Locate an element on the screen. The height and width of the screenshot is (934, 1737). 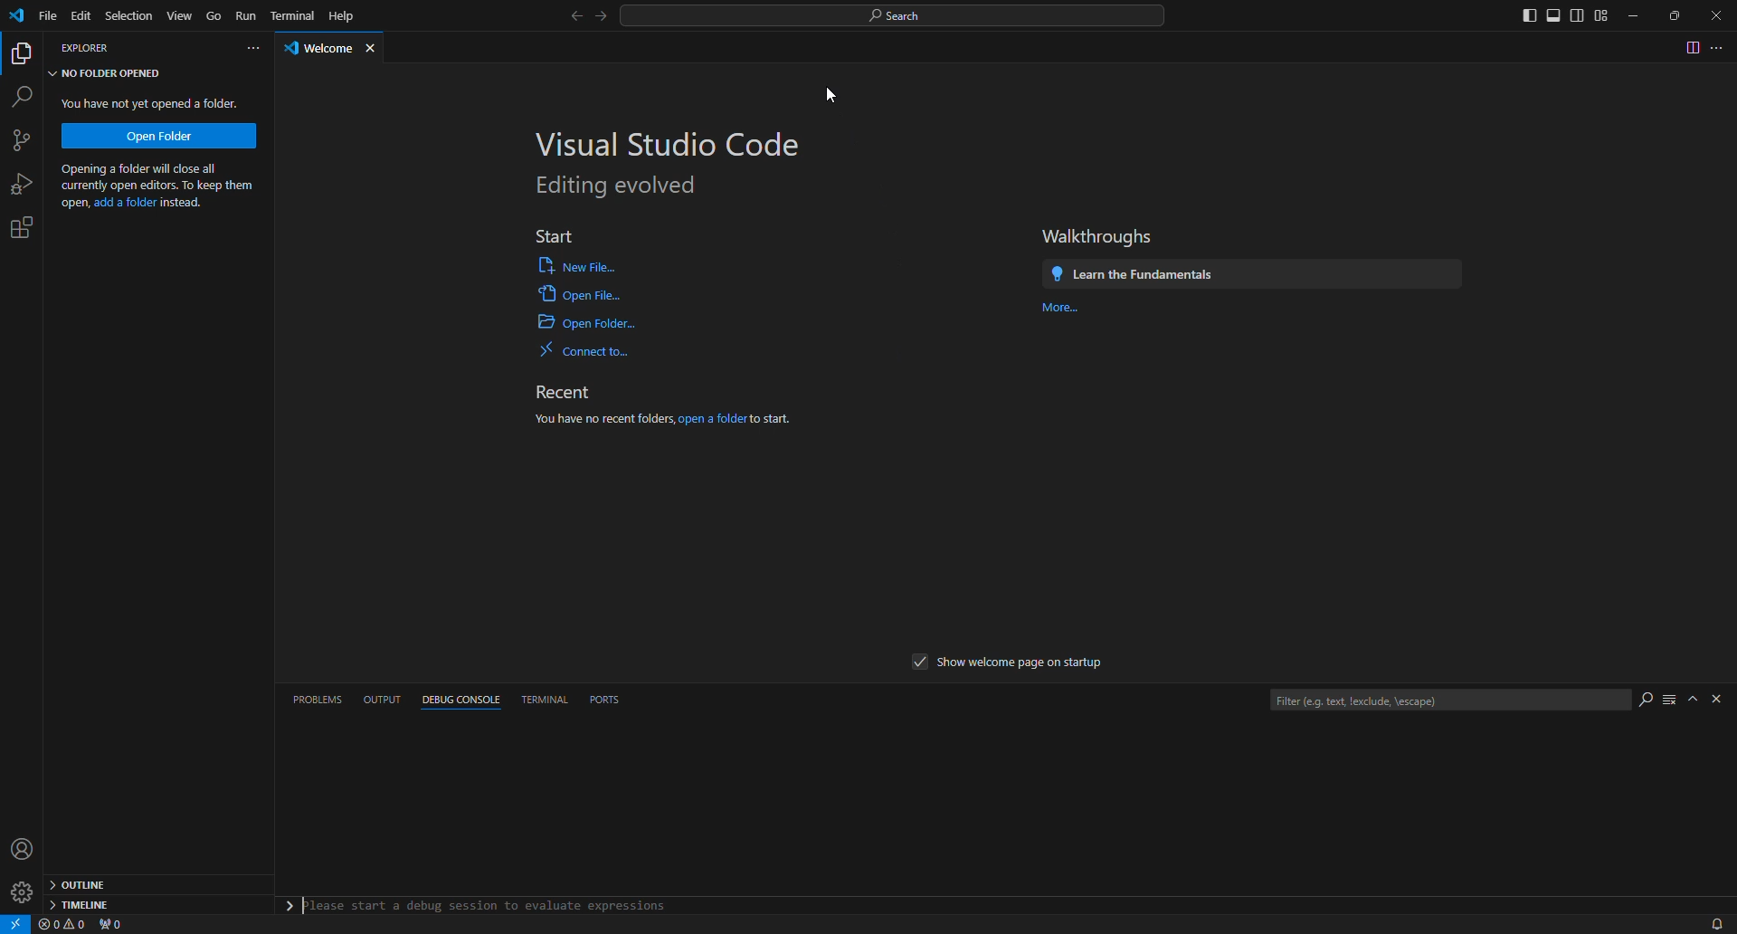
profile is located at coordinates (19, 845).